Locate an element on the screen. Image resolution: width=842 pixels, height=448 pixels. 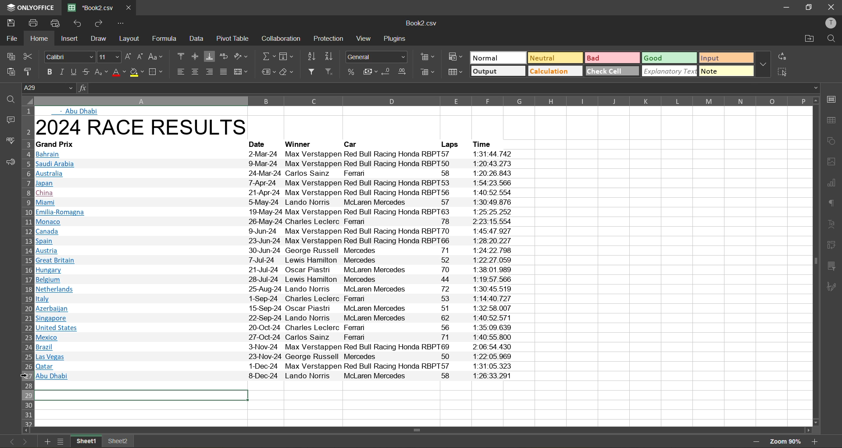
text info is located at coordinates (275, 318).